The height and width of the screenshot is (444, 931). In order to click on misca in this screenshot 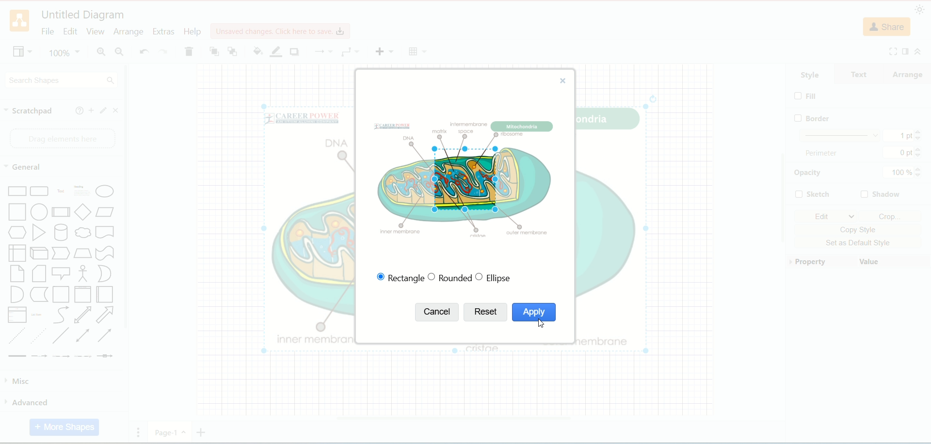, I will do `click(20, 381)`.